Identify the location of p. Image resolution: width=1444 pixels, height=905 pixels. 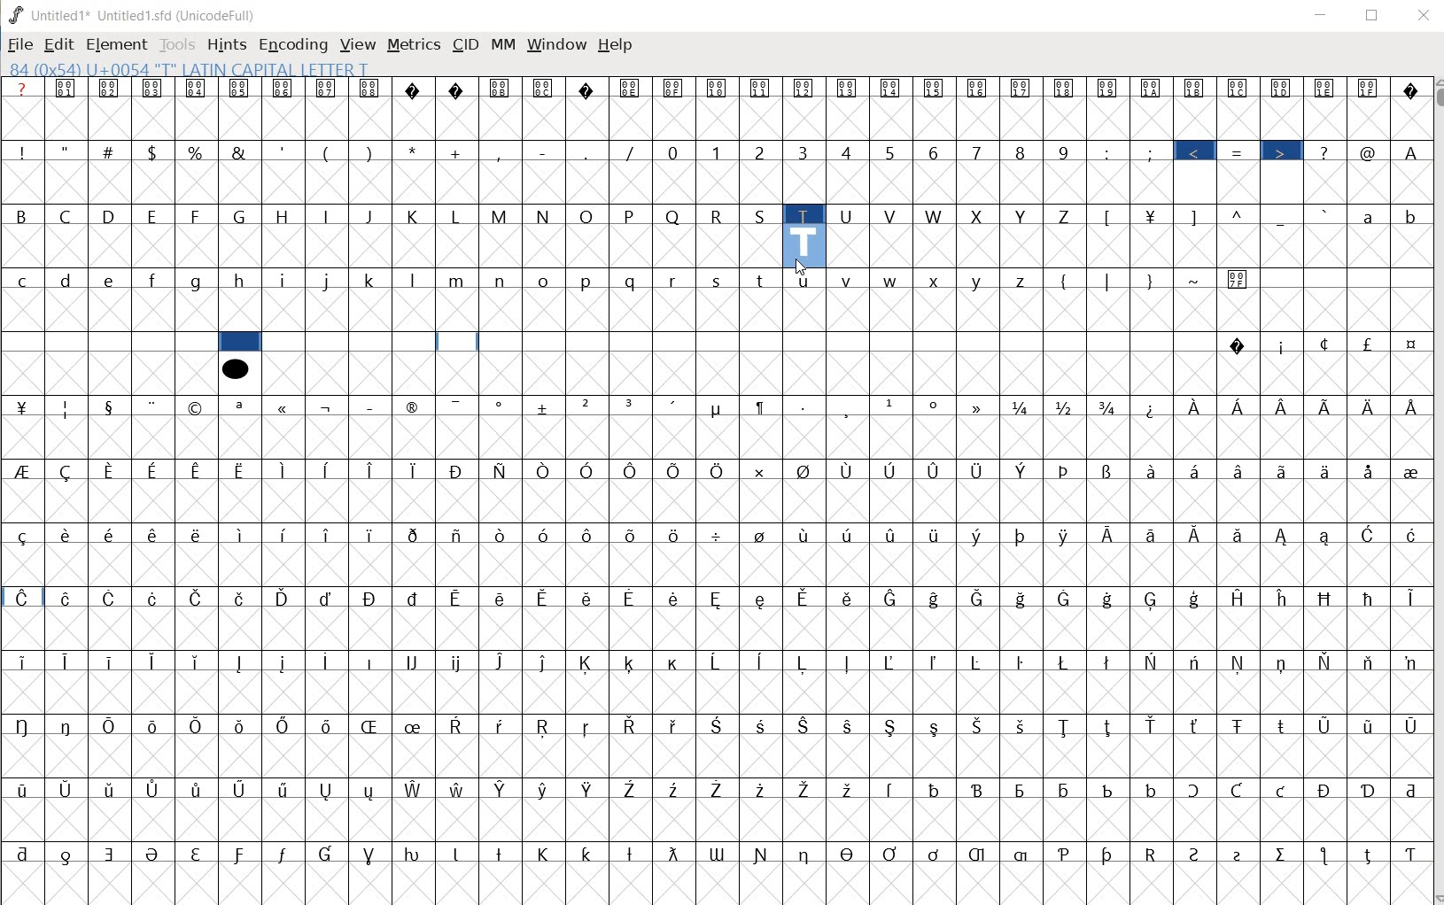
(589, 281).